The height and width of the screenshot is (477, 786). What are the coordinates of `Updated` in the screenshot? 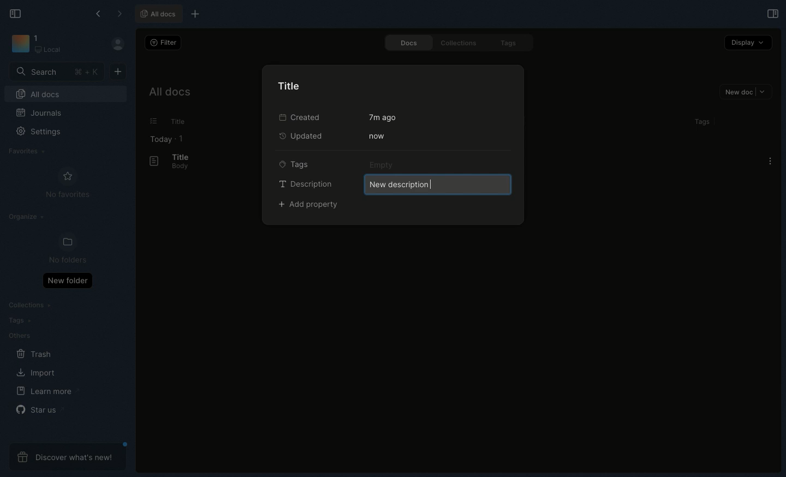 It's located at (304, 135).